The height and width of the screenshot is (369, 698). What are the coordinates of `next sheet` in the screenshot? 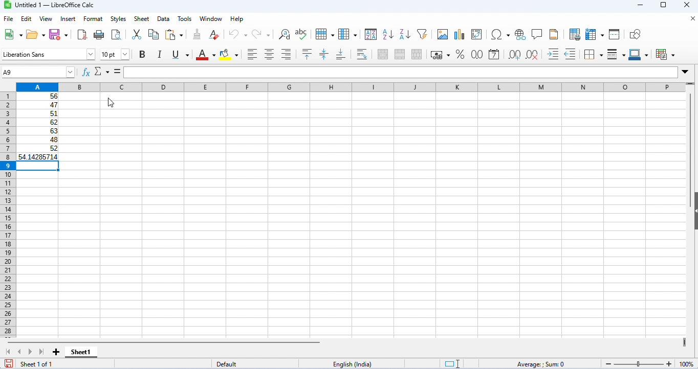 It's located at (31, 353).